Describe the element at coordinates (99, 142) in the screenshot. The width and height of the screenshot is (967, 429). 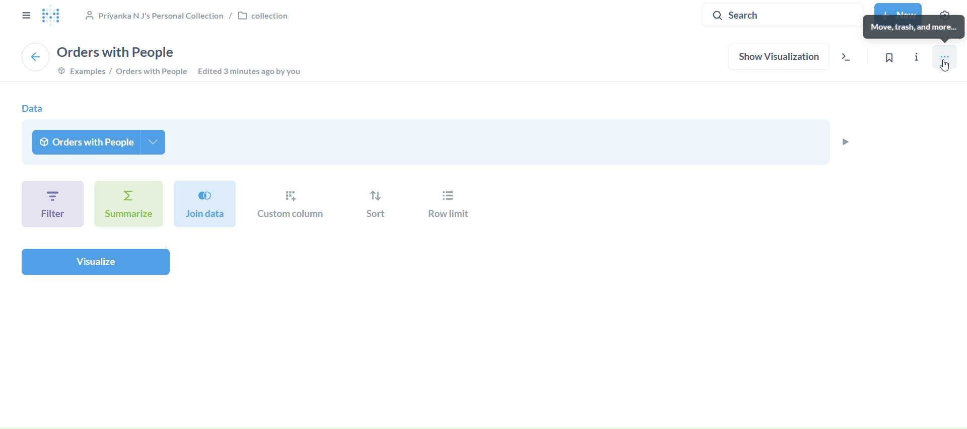
I see `orders with people` at that location.